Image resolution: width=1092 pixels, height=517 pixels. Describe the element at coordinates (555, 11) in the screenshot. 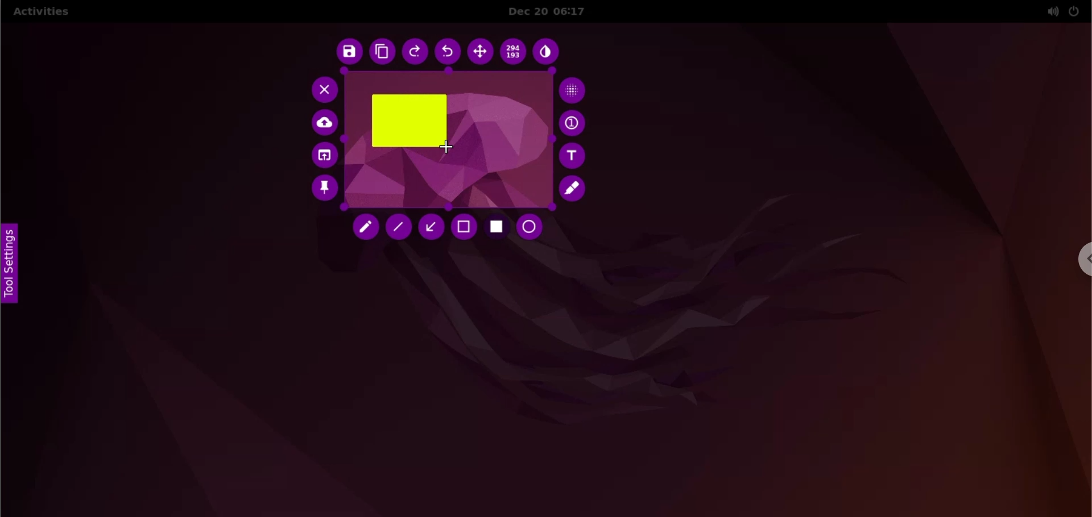

I see `Dec 20 06:17` at that location.